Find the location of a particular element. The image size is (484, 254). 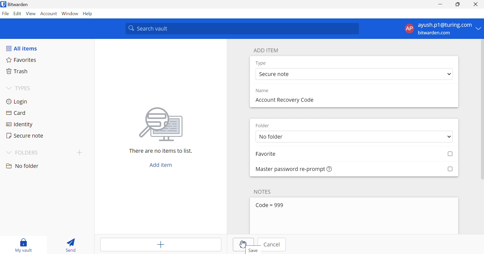

FOLDERS is located at coordinates (29, 153).